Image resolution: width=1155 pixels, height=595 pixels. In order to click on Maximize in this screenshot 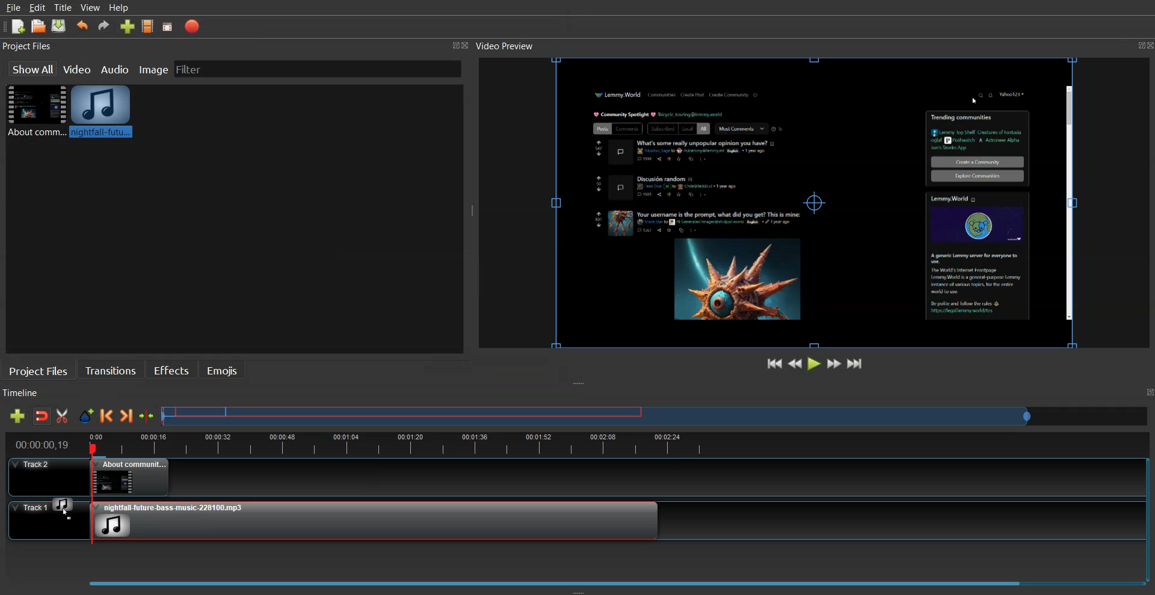, I will do `click(1148, 392)`.